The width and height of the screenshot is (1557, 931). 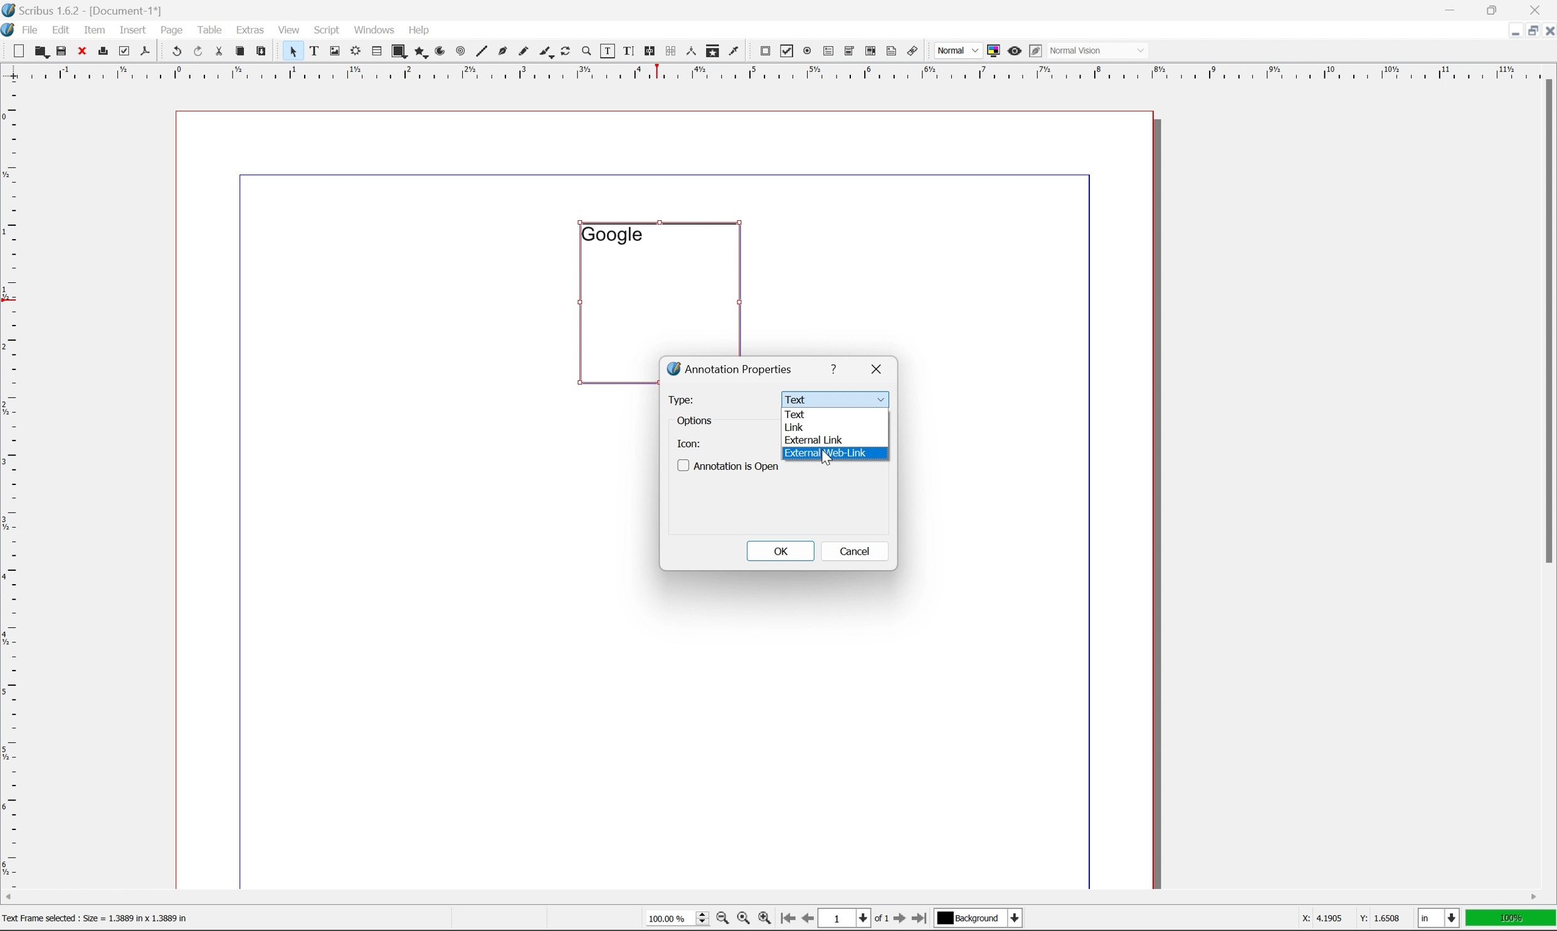 What do you see at coordinates (836, 400) in the screenshot?
I see `text` at bounding box center [836, 400].